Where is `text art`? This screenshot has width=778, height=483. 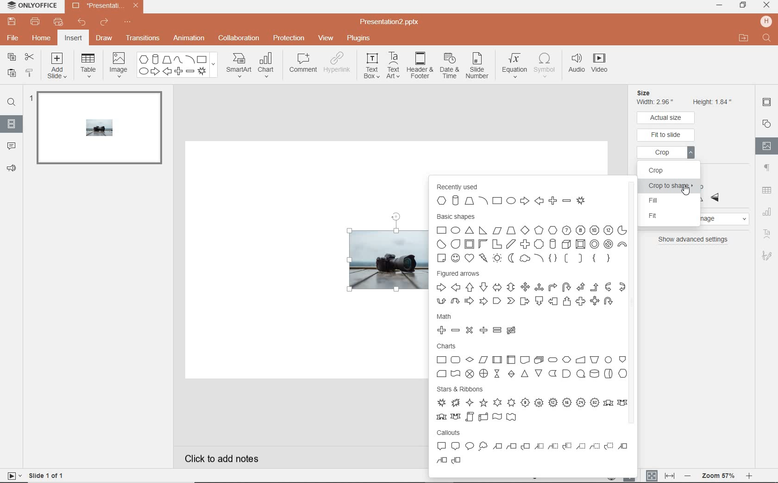
text art is located at coordinates (767, 234).